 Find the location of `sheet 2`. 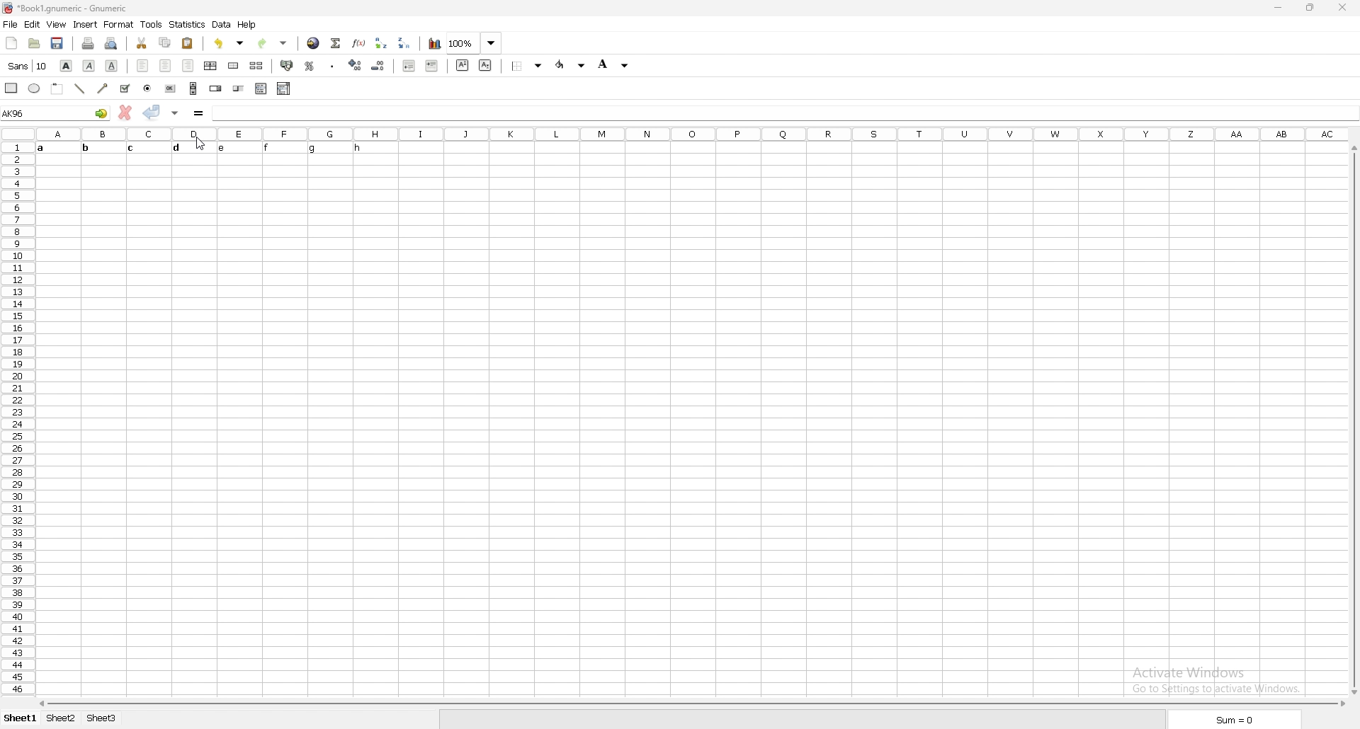

sheet 2 is located at coordinates (60, 718).